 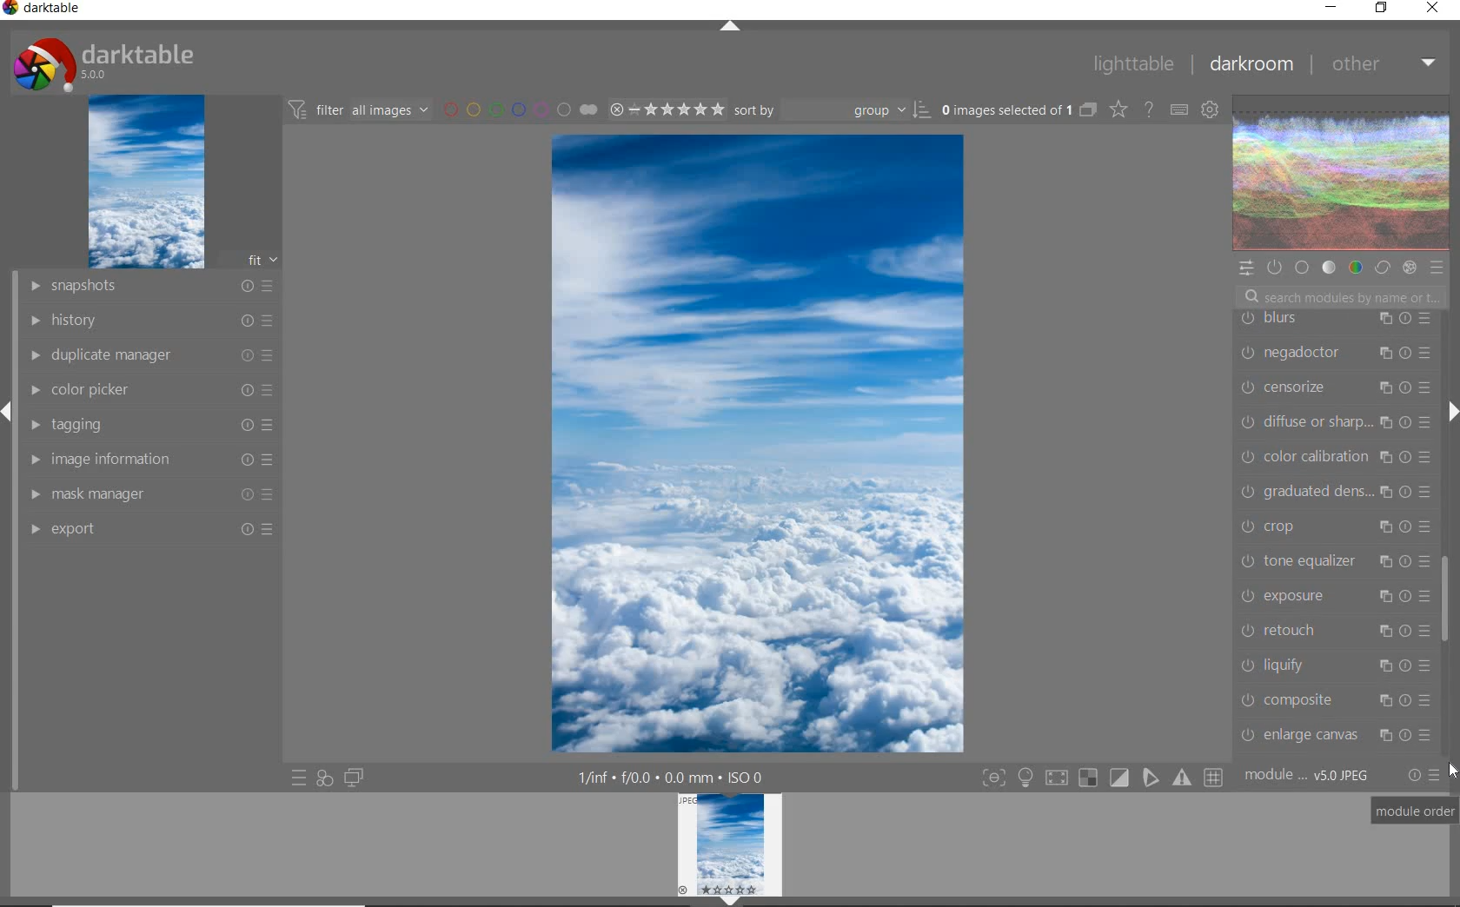 I want to click on DUPLICATE MANAGER, so click(x=149, y=355).